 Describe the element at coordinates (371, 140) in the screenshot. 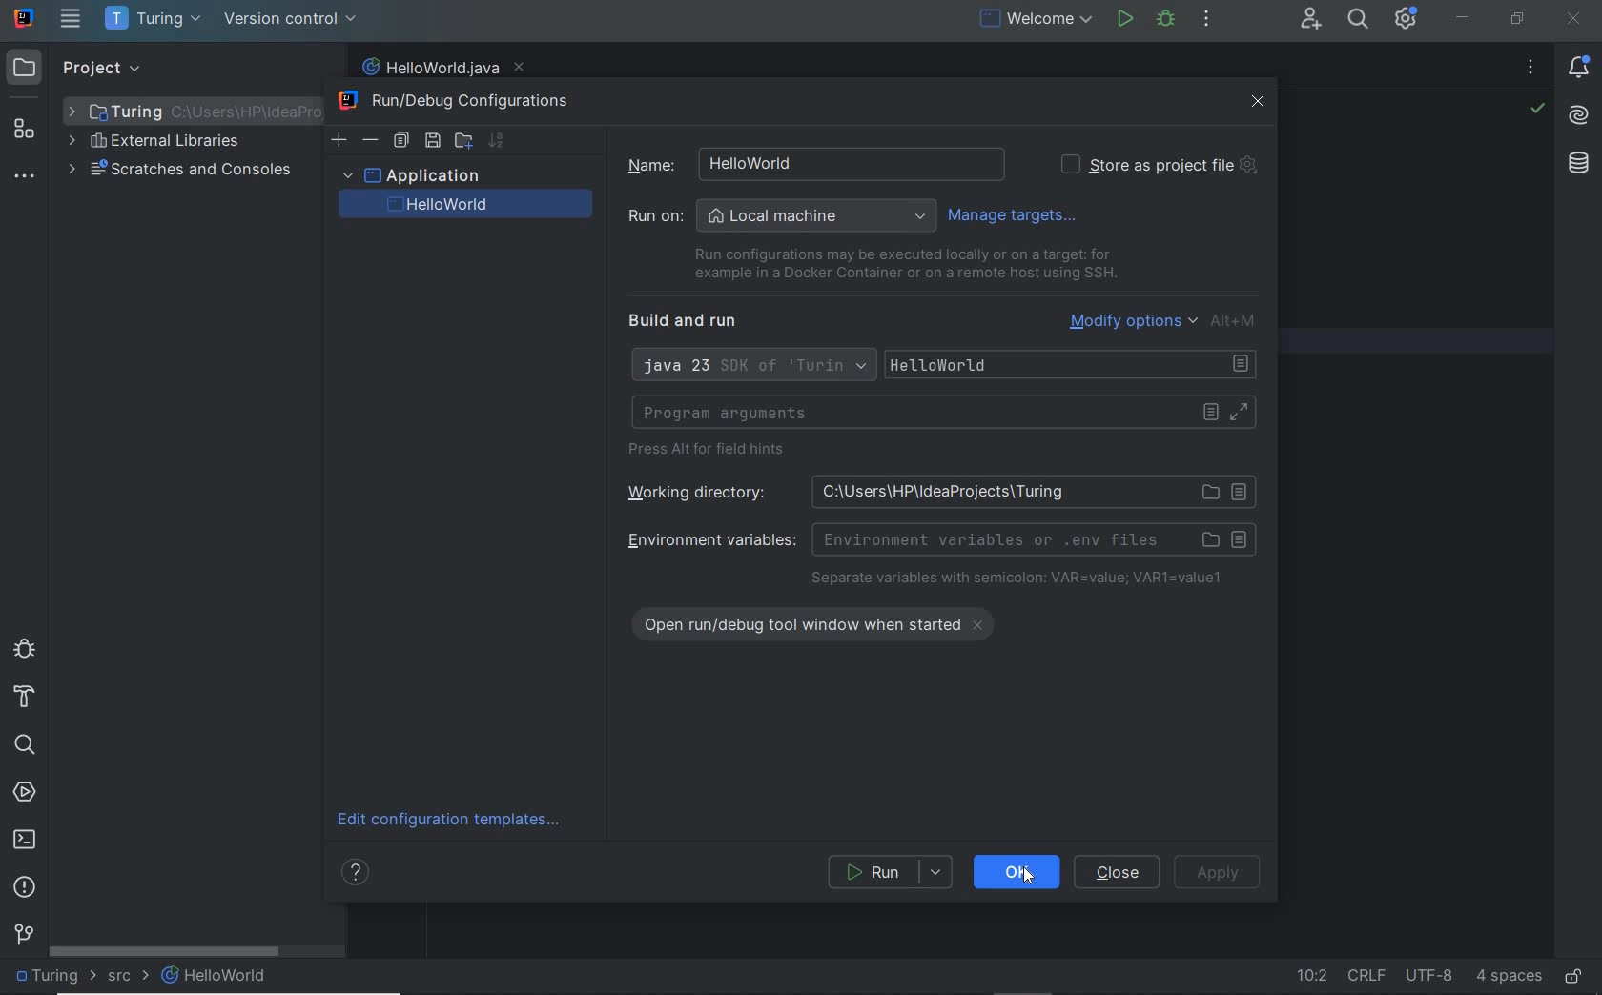

I see `REMOVE CONFIGURATION` at that location.